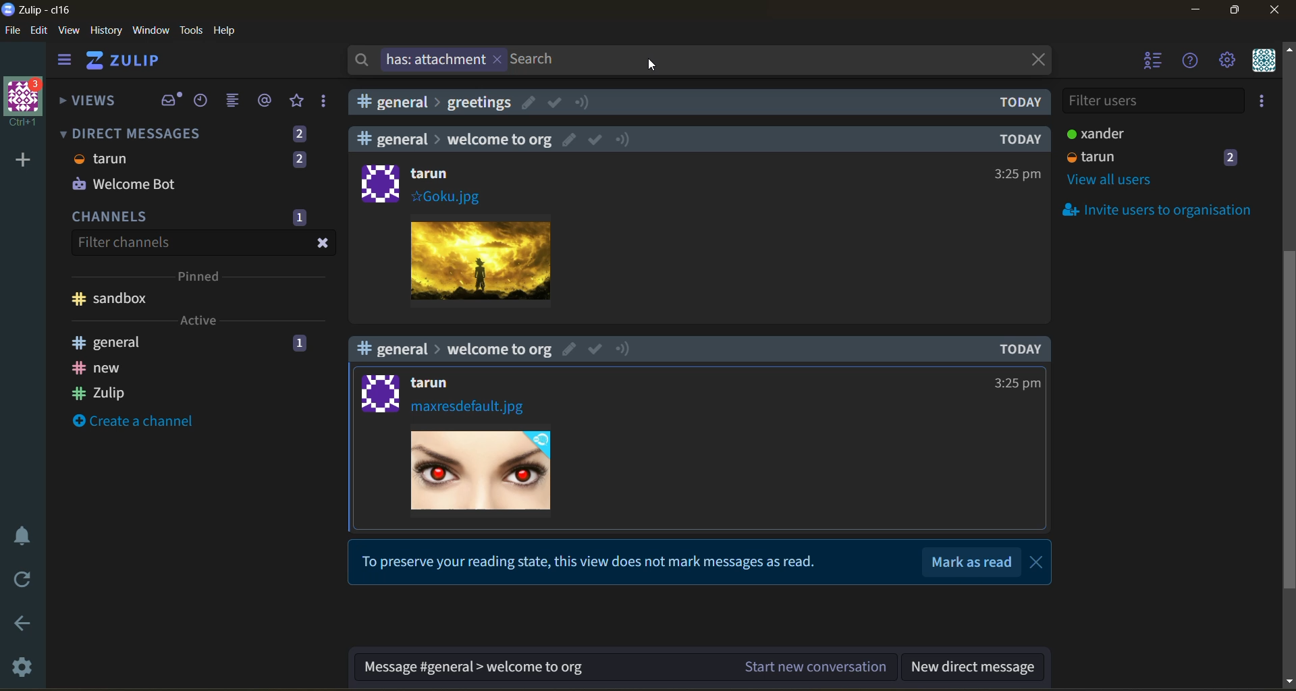  I want to click on logo, so click(379, 182).